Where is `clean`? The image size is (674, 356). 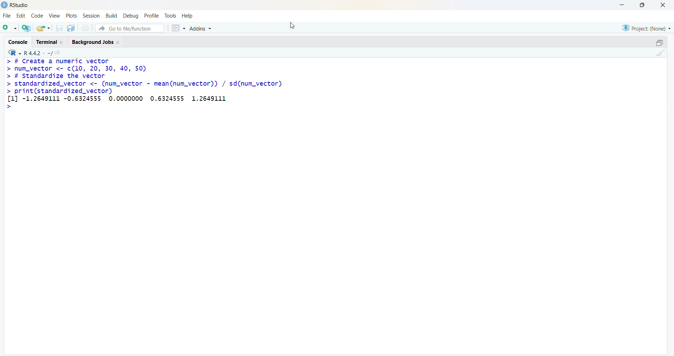
clean is located at coordinates (661, 53).